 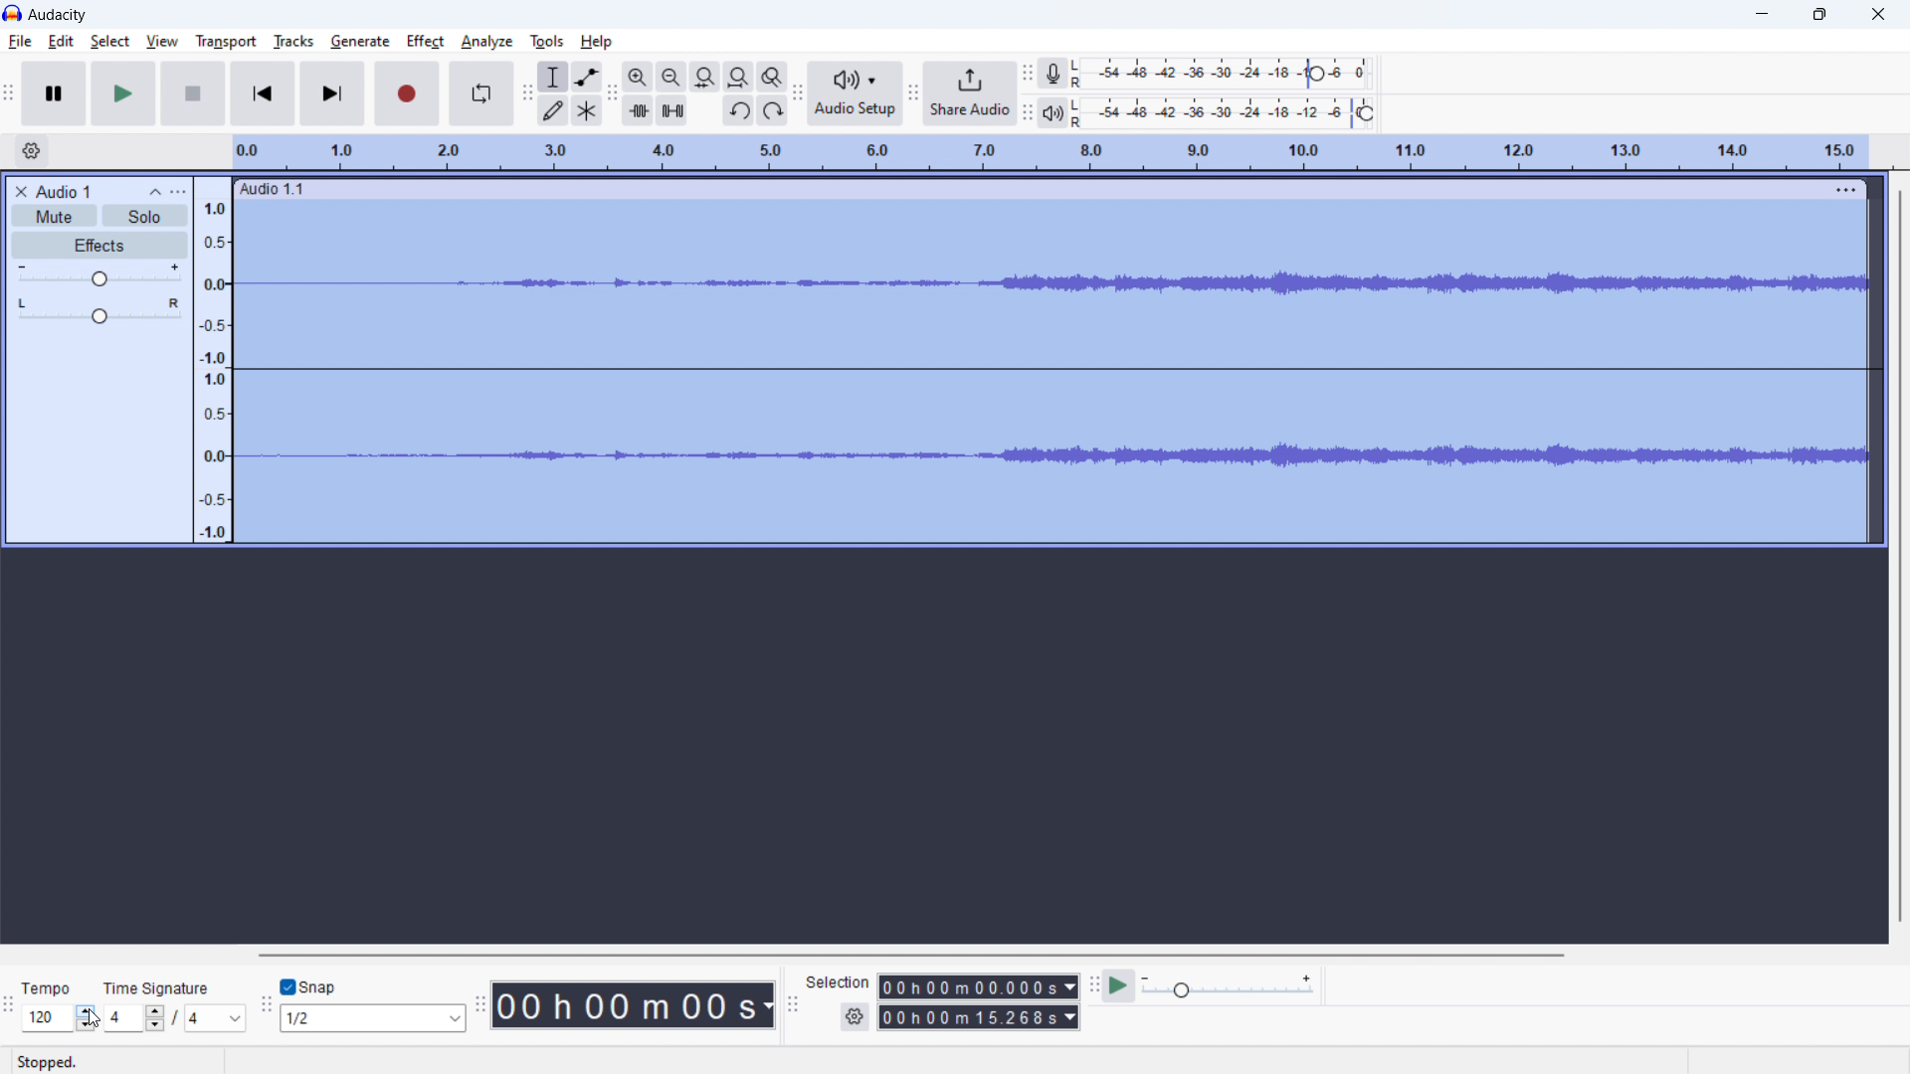 What do you see at coordinates (359, 42) in the screenshot?
I see `geberate` at bounding box center [359, 42].